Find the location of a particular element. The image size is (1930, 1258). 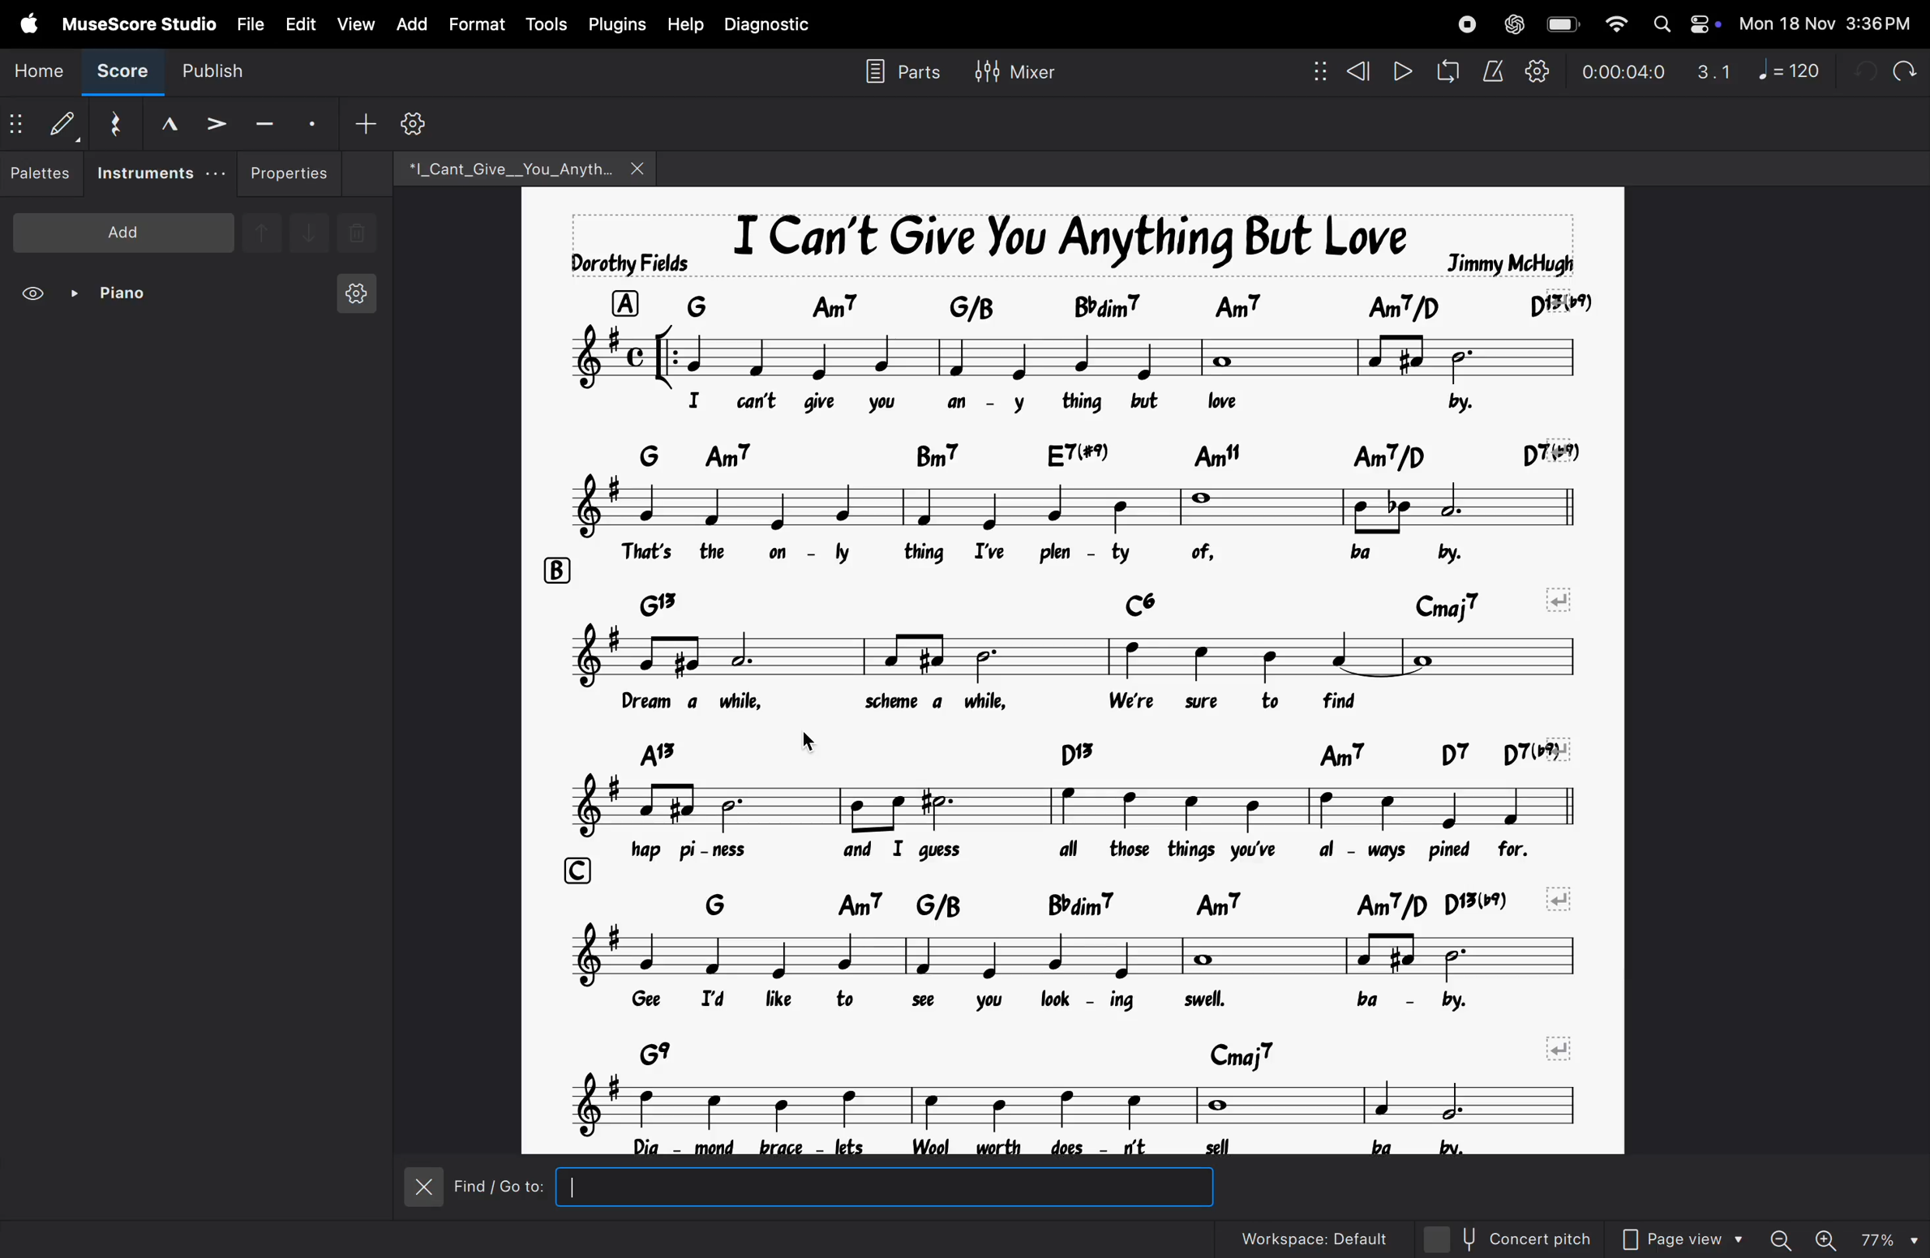

lyrics is located at coordinates (1102, 702).